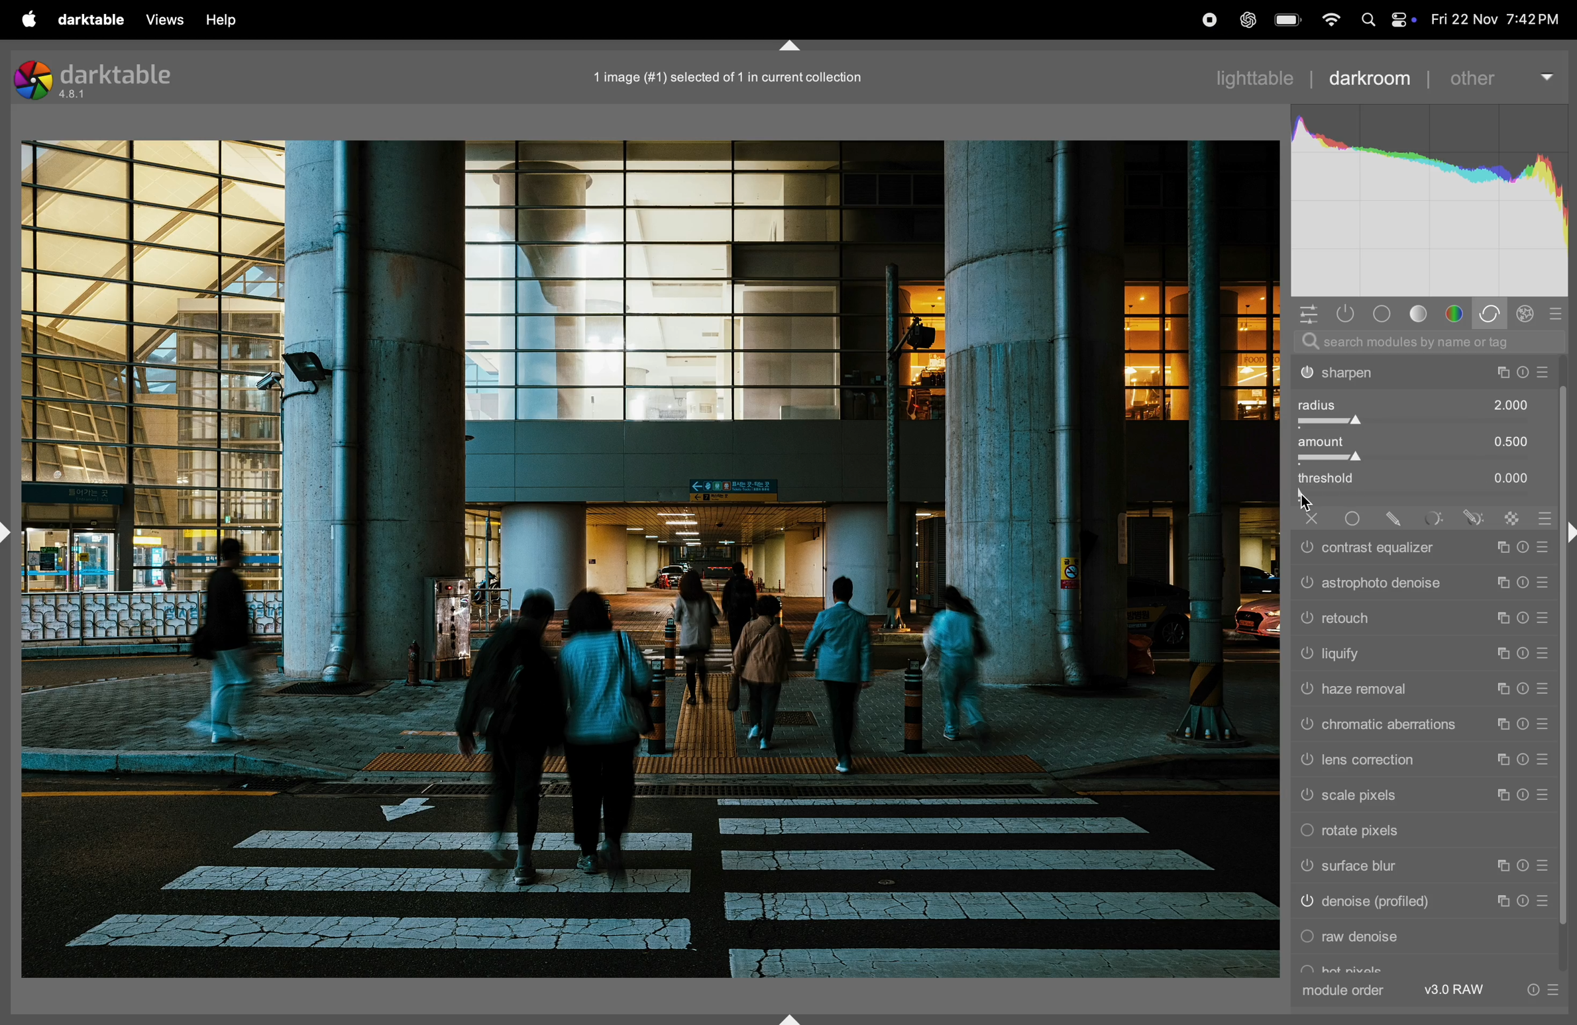  I want to click on light table, so click(1264, 76).